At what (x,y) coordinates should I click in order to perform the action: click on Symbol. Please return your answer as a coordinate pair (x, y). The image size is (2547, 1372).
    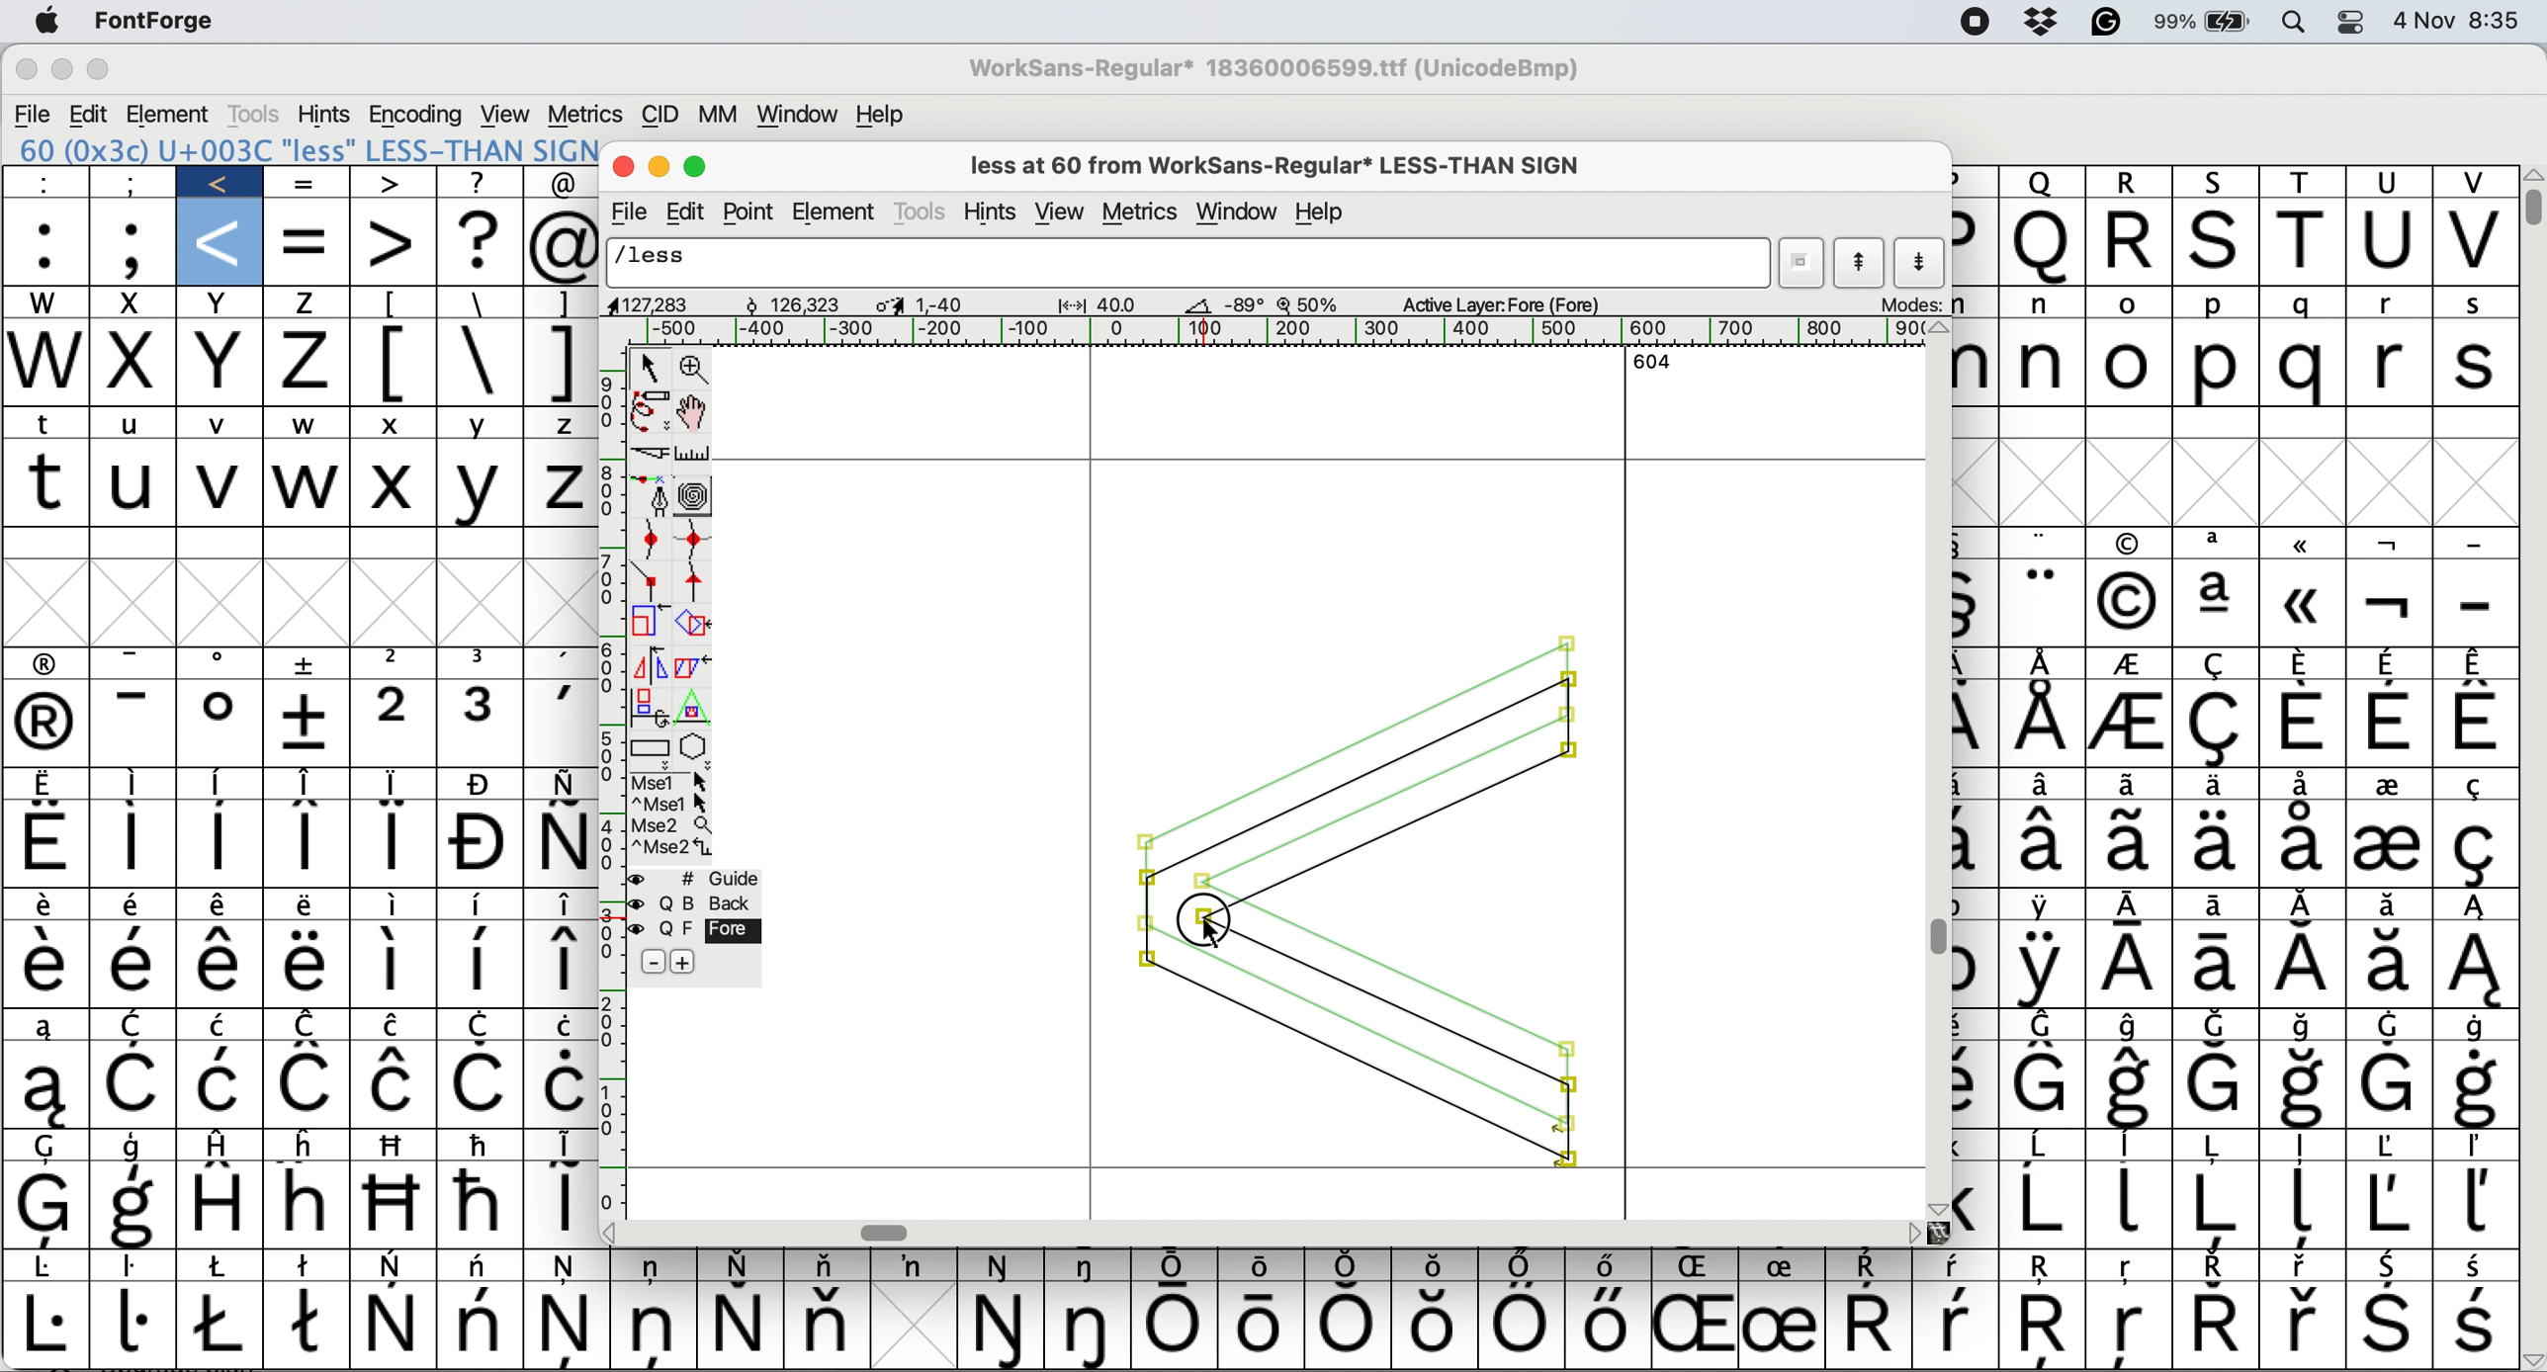
    Looking at the image, I should click on (1696, 1267).